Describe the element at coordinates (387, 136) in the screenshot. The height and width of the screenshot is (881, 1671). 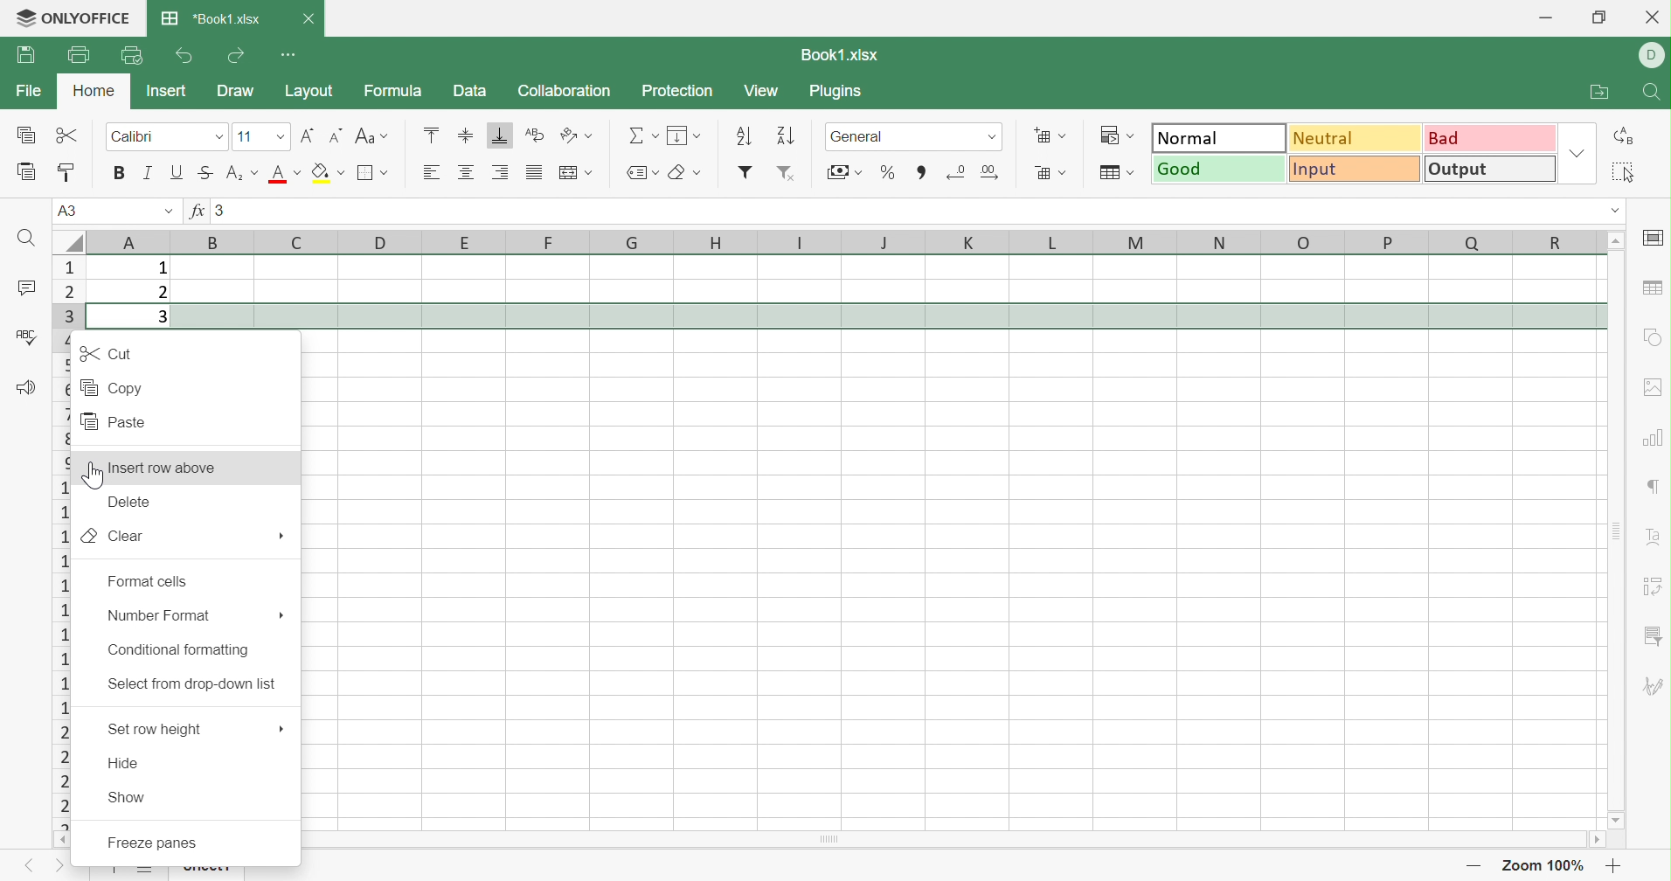
I see `Drop Down` at that location.